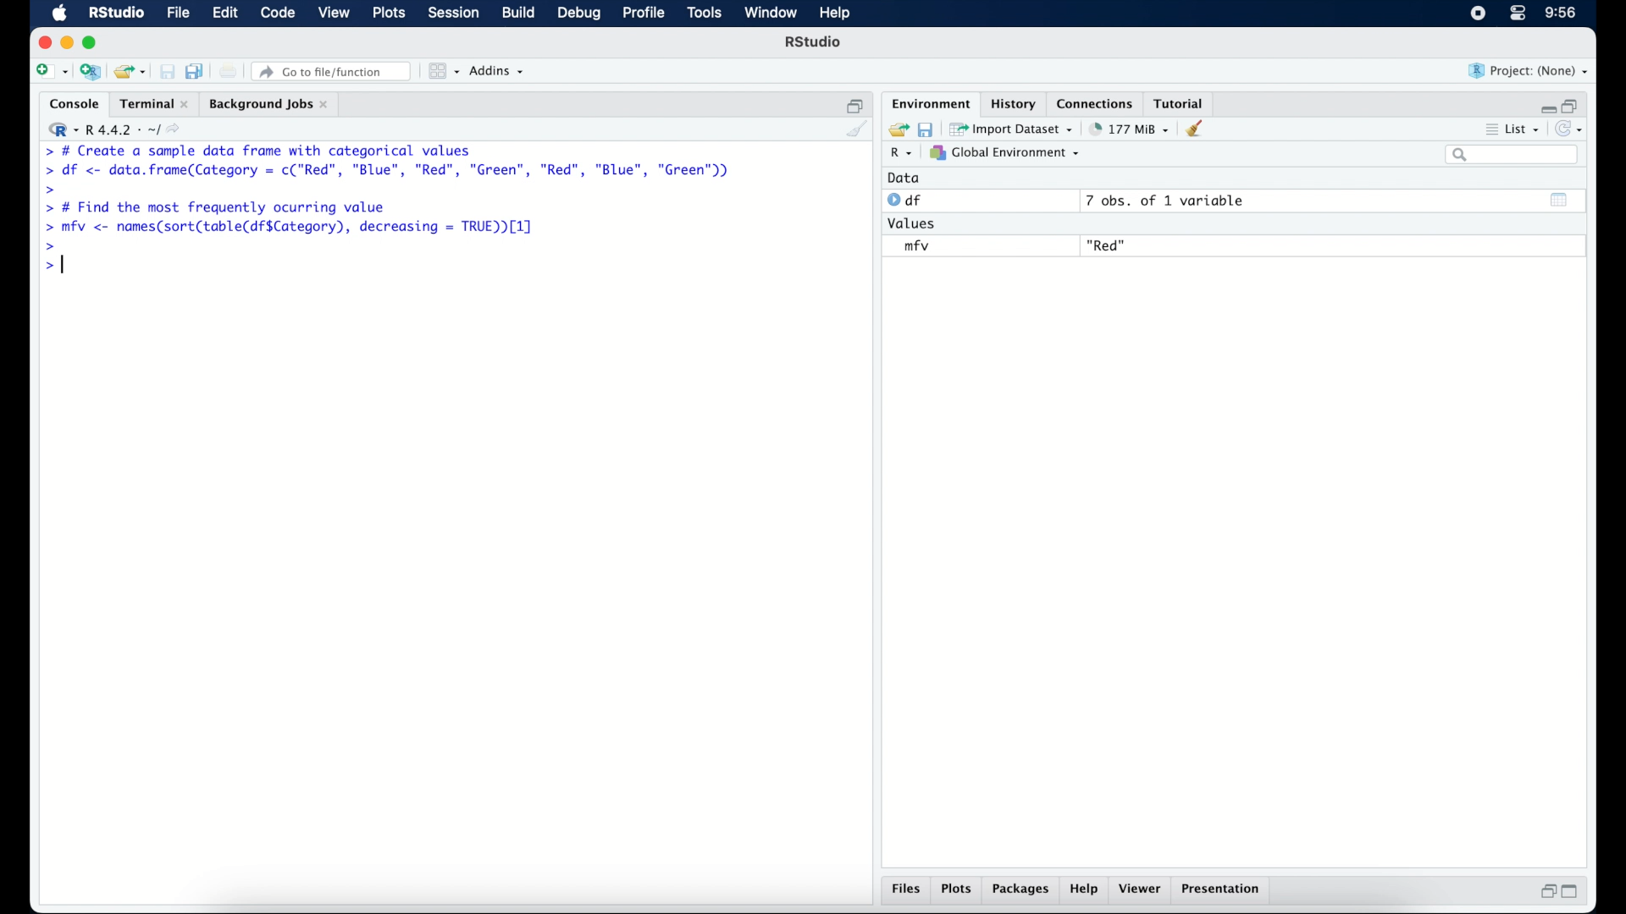 Image resolution: width=1626 pixels, height=914 pixels. I want to click on build, so click(519, 14).